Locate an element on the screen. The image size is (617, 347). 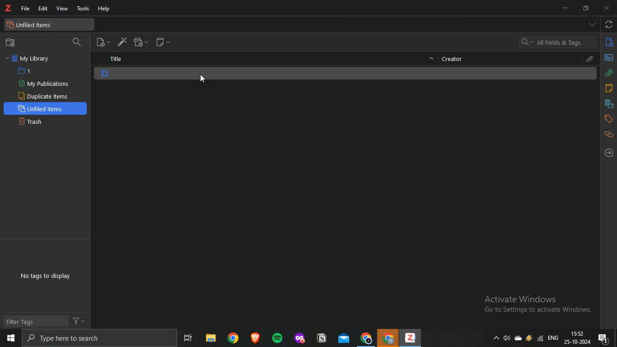
task view is located at coordinates (187, 338).